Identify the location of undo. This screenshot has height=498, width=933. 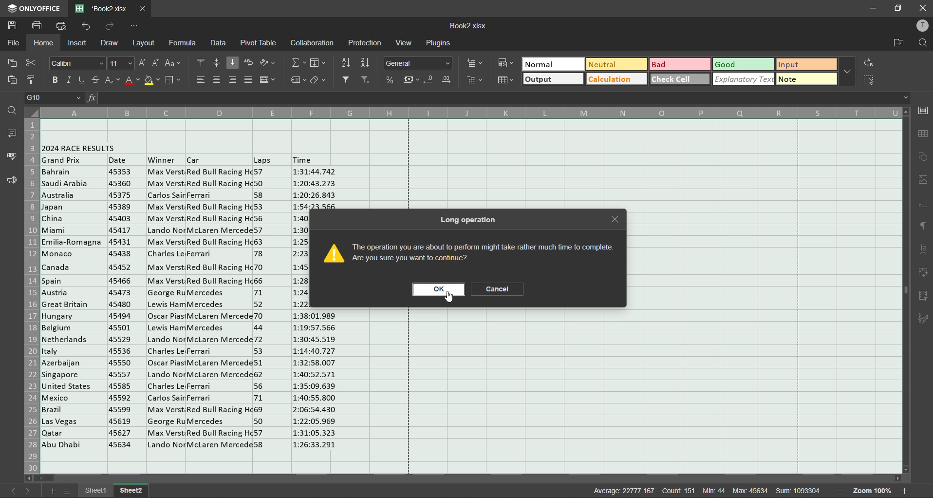
(85, 27).